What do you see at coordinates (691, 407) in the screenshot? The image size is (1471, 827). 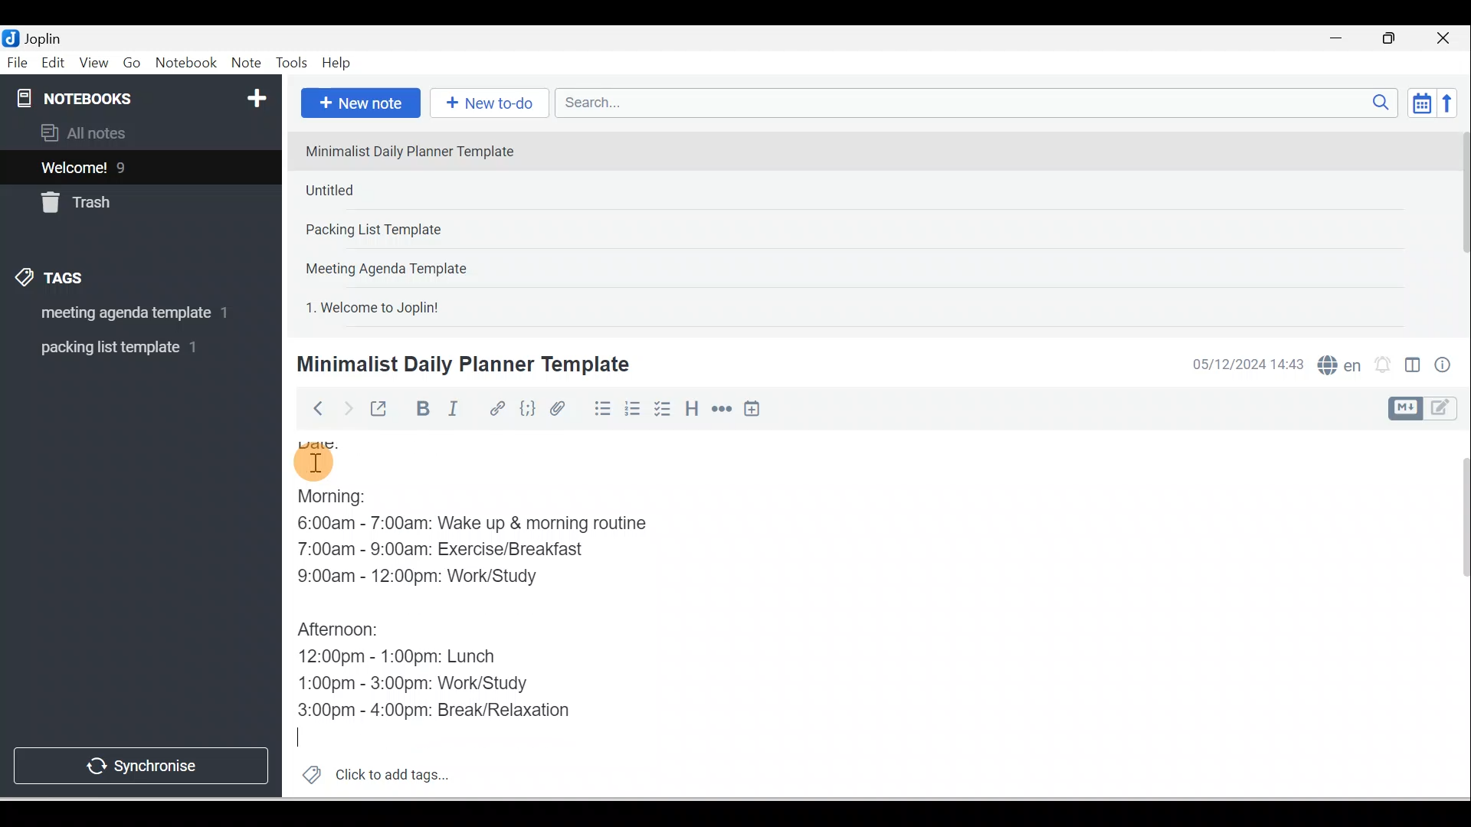 I see `Heading` at bounding box center [691, 407].